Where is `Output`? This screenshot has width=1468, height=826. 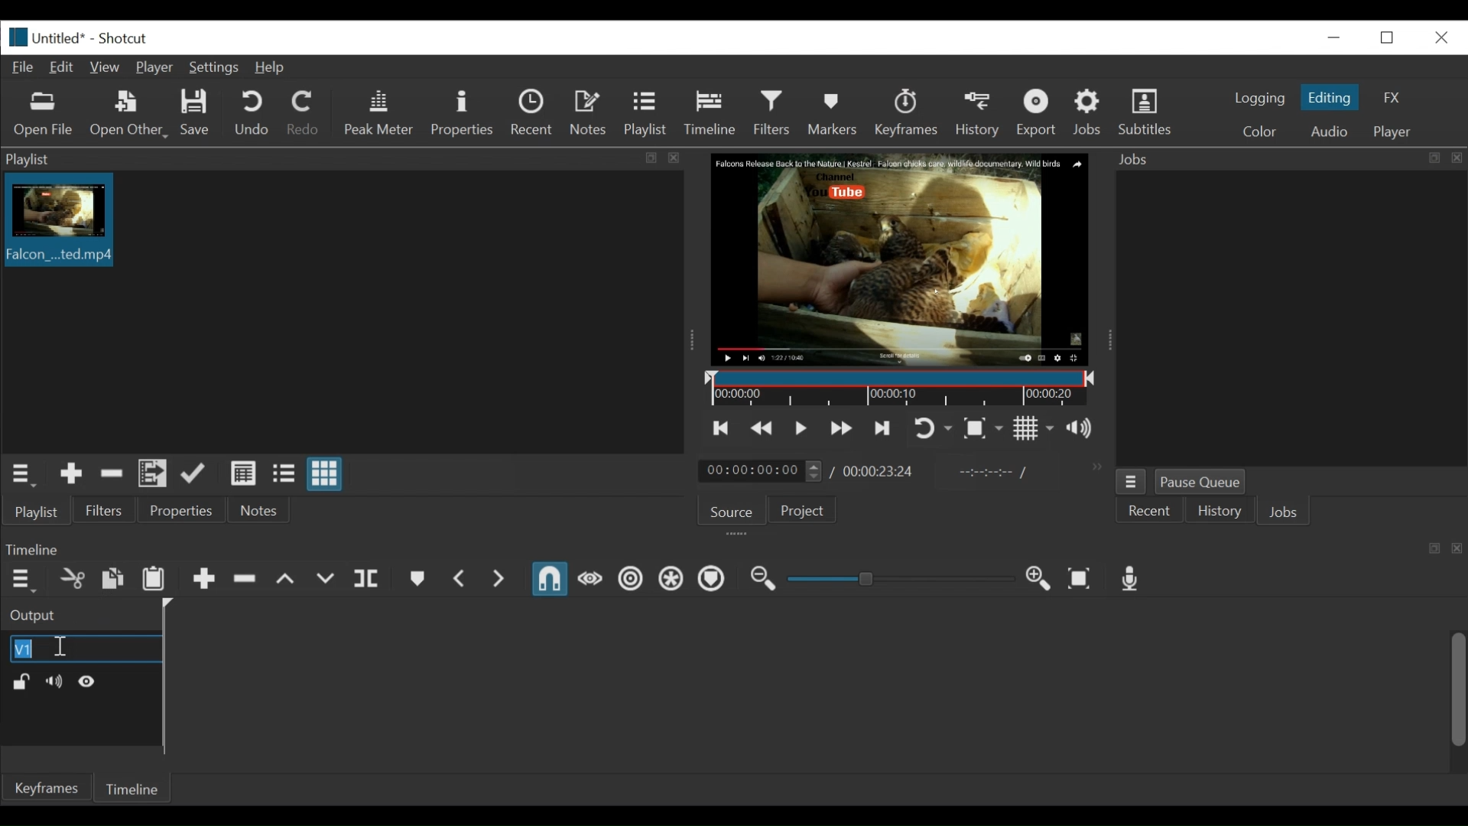
Output is located at coordinates (72, 616).